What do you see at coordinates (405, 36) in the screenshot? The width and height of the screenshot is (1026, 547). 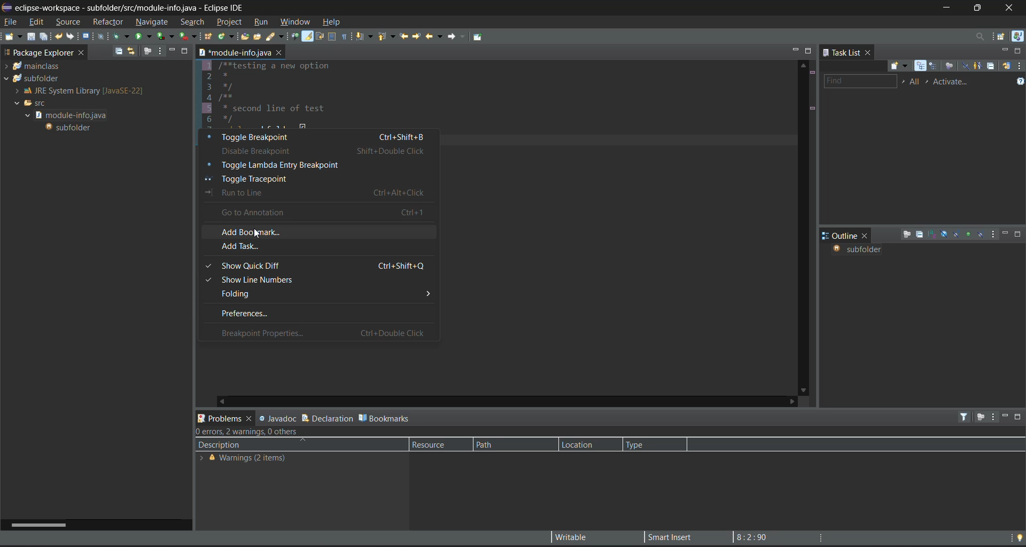 I see `previous edit location` at bounding box center [405, 36].